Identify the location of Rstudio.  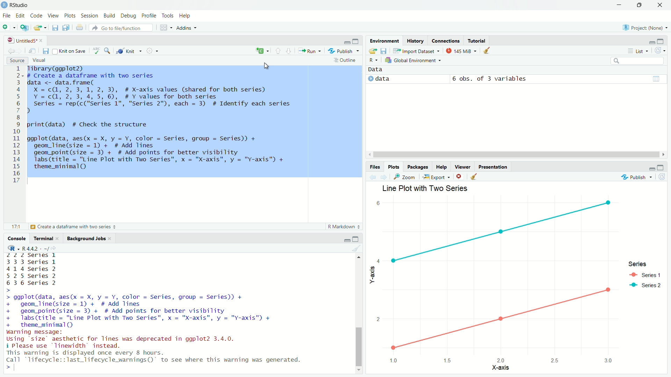
(16, 5).